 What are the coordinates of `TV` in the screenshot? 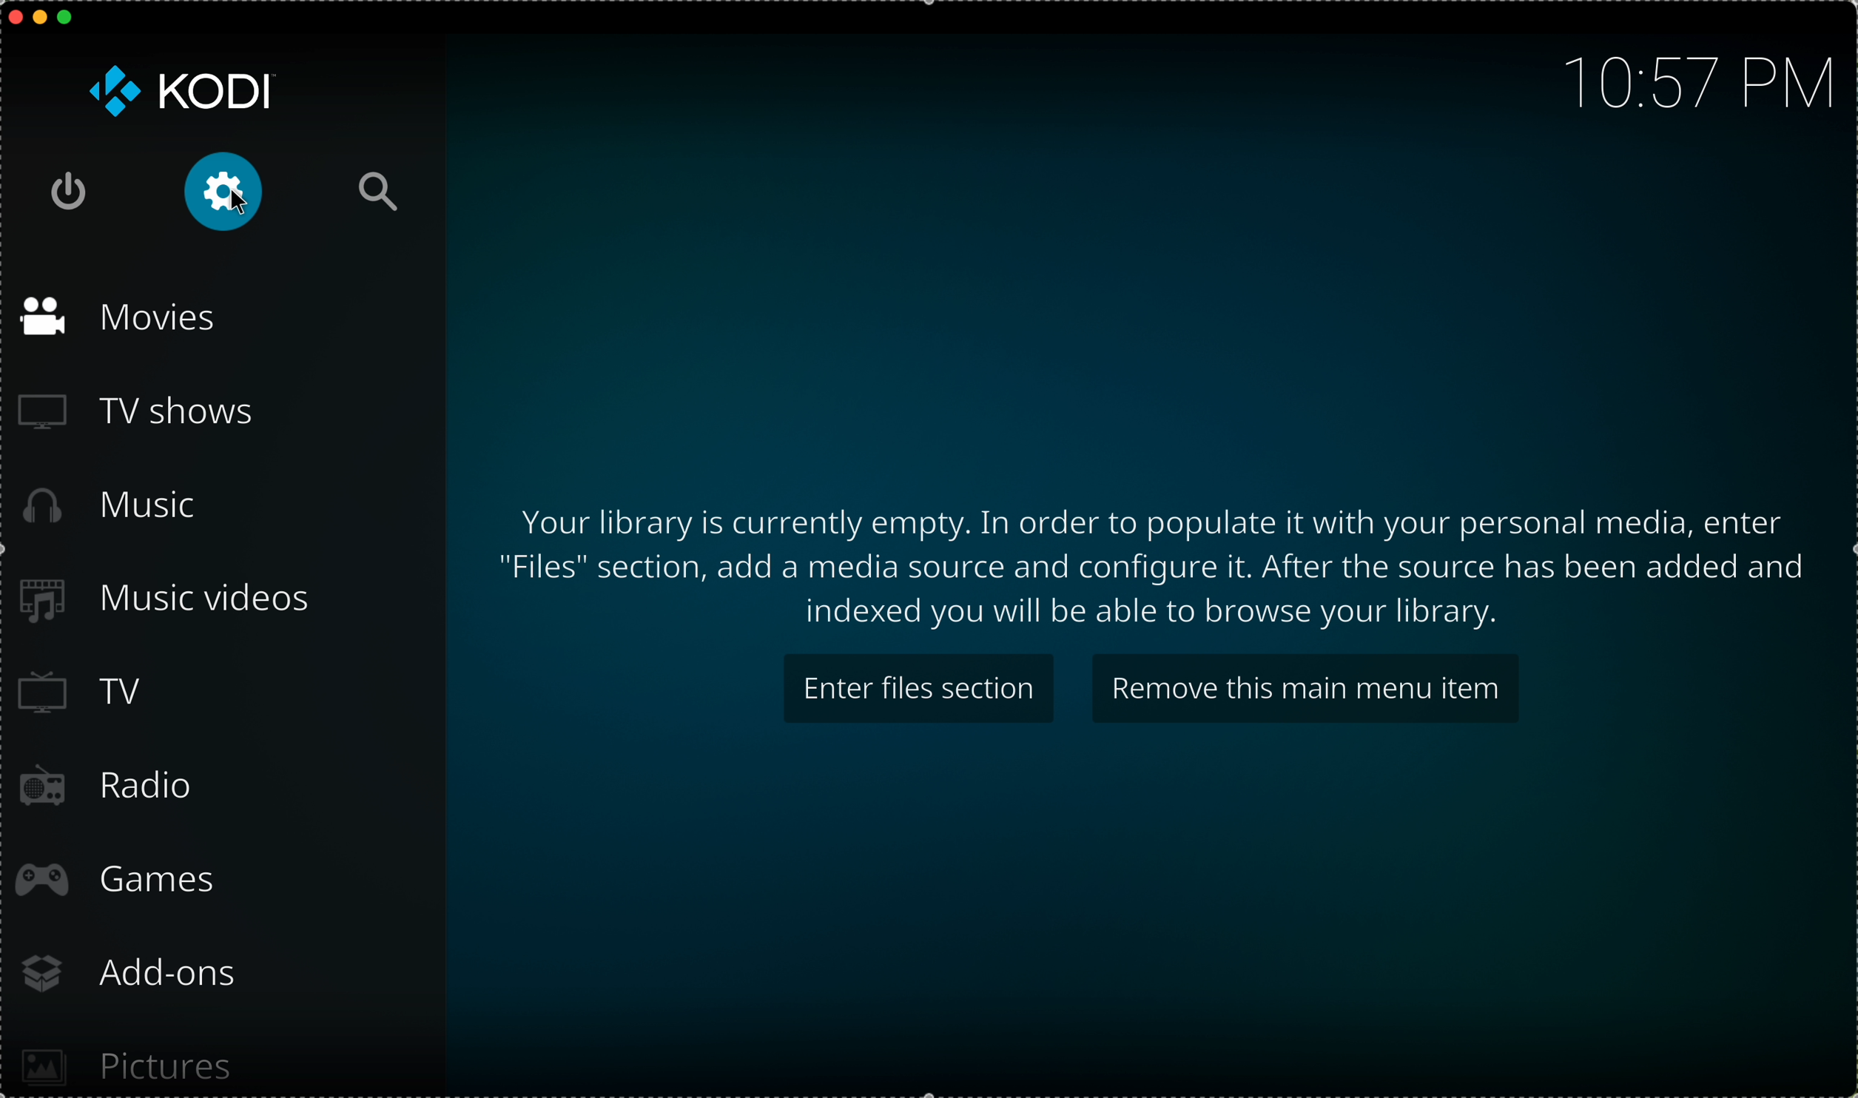 It's located at (90, 693).